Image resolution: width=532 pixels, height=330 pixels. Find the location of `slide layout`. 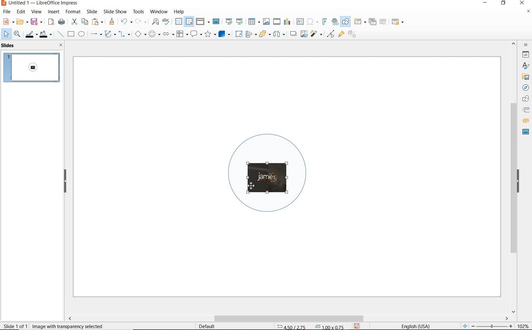

slide layout is located at coordinates (398, 22).